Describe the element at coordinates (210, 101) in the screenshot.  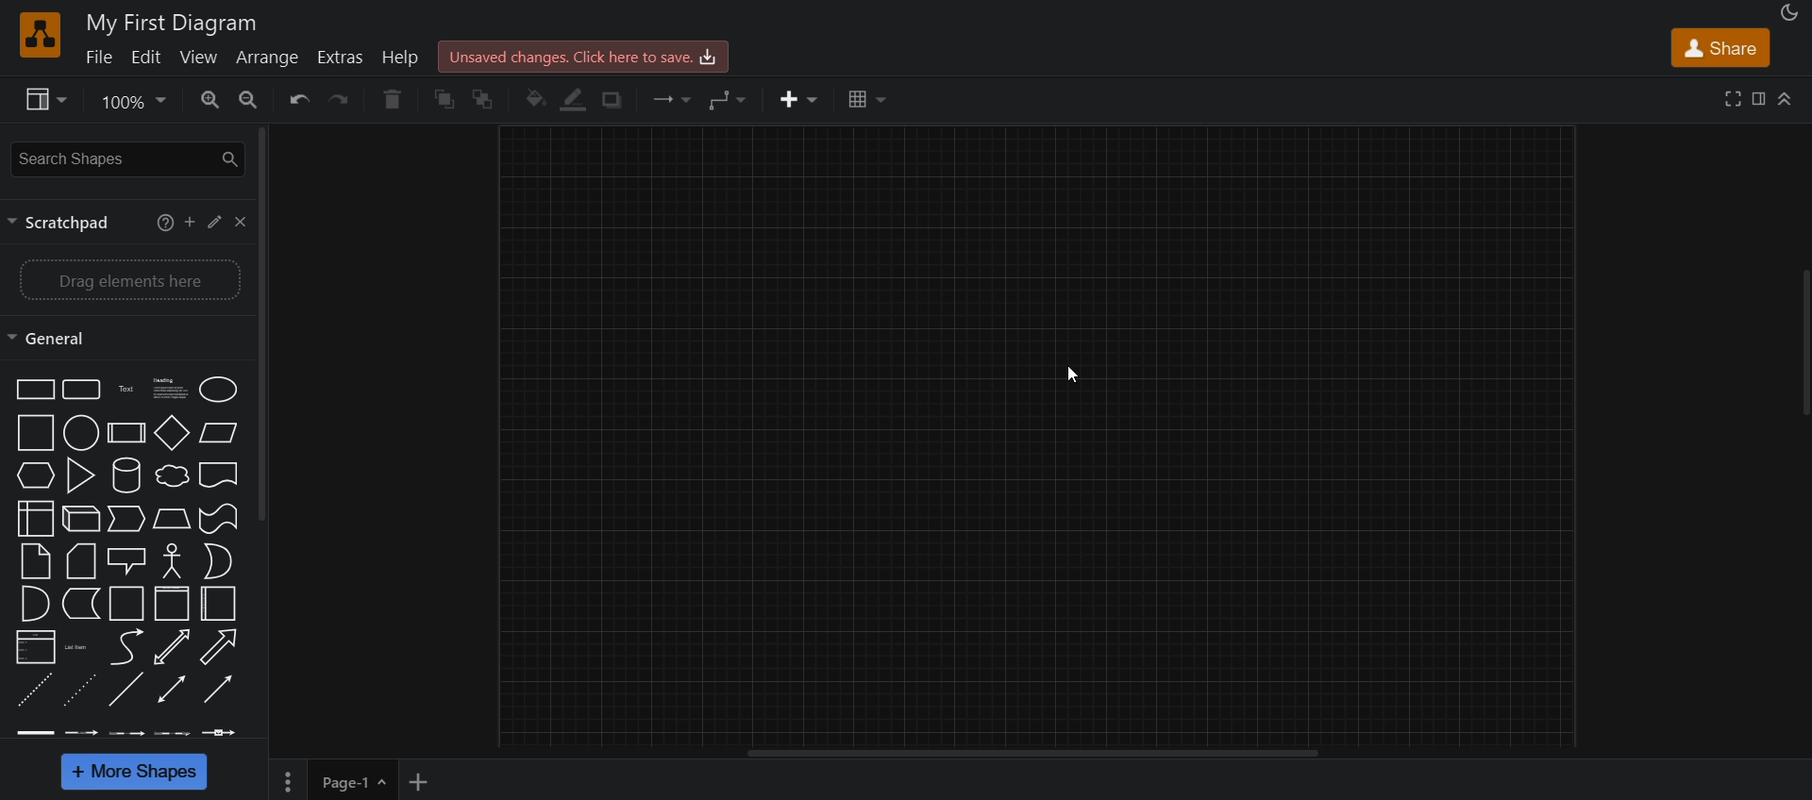
I see `zoom in` at that location.